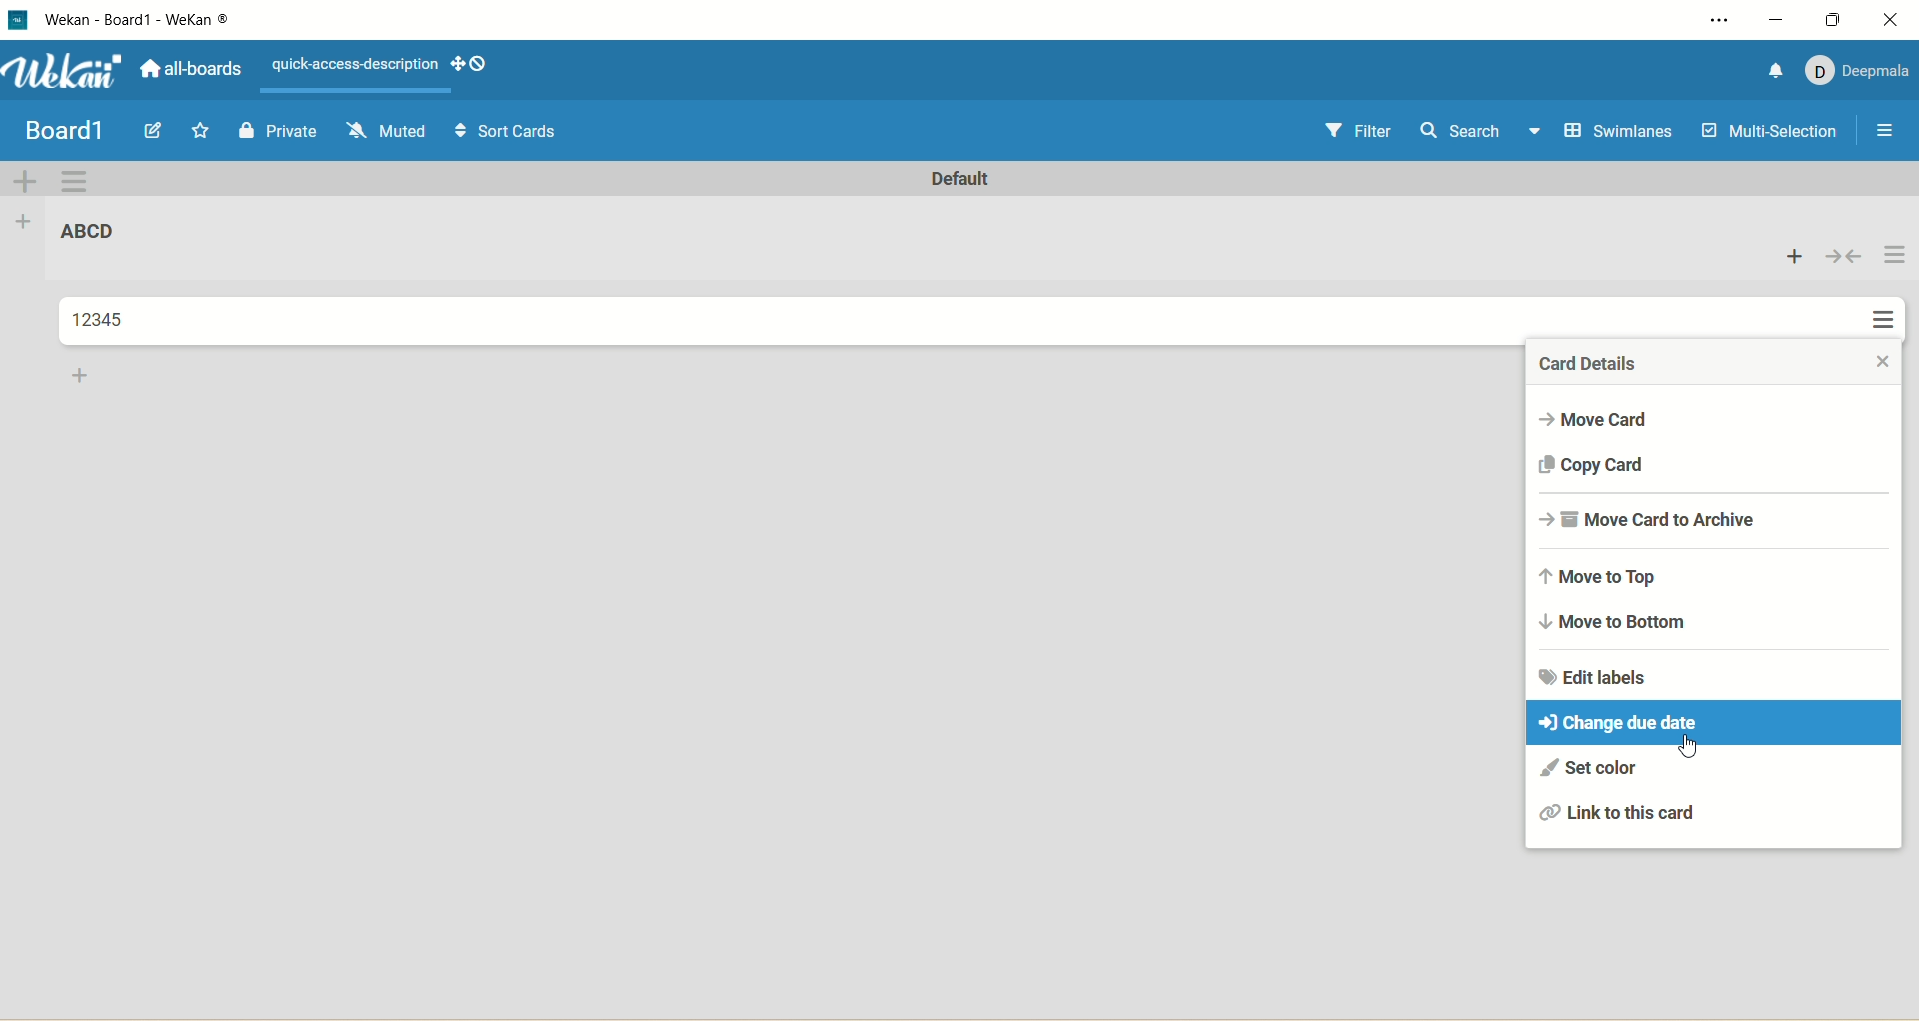  What do you see at coordinates (190, 66) in the screenshot?
I see `all boards` at bounding box center [190, 66].